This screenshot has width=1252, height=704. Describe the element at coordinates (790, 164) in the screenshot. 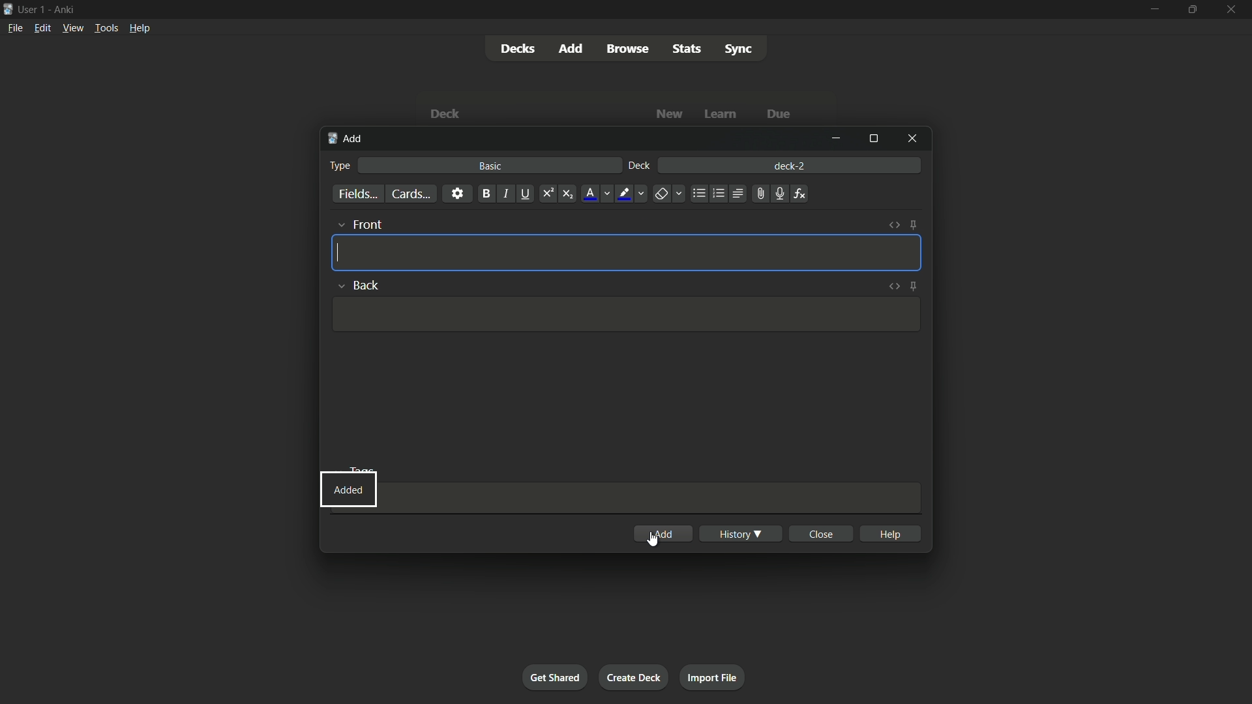

I see `deck-2` at that location.